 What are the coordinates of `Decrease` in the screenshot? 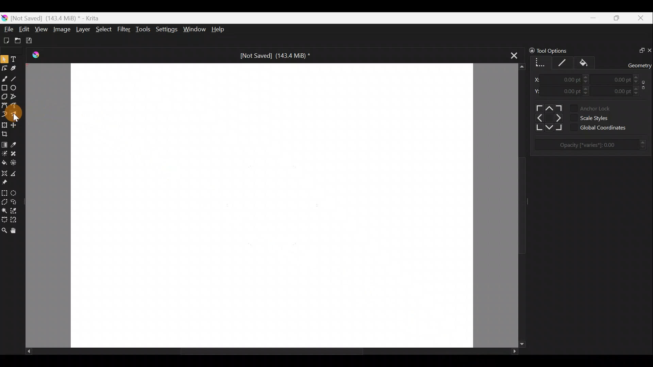 It's located at (588, 95).